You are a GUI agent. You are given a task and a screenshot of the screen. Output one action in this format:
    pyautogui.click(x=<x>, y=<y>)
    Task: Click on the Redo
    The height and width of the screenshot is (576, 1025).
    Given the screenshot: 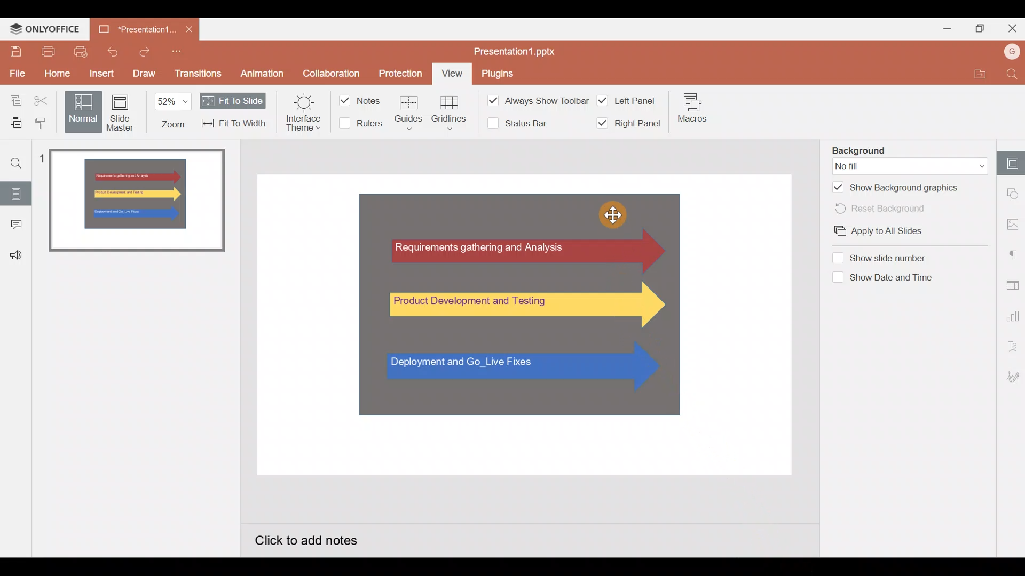 What is the action you would take?
    pyautogui.click(x=143, y=51)
    